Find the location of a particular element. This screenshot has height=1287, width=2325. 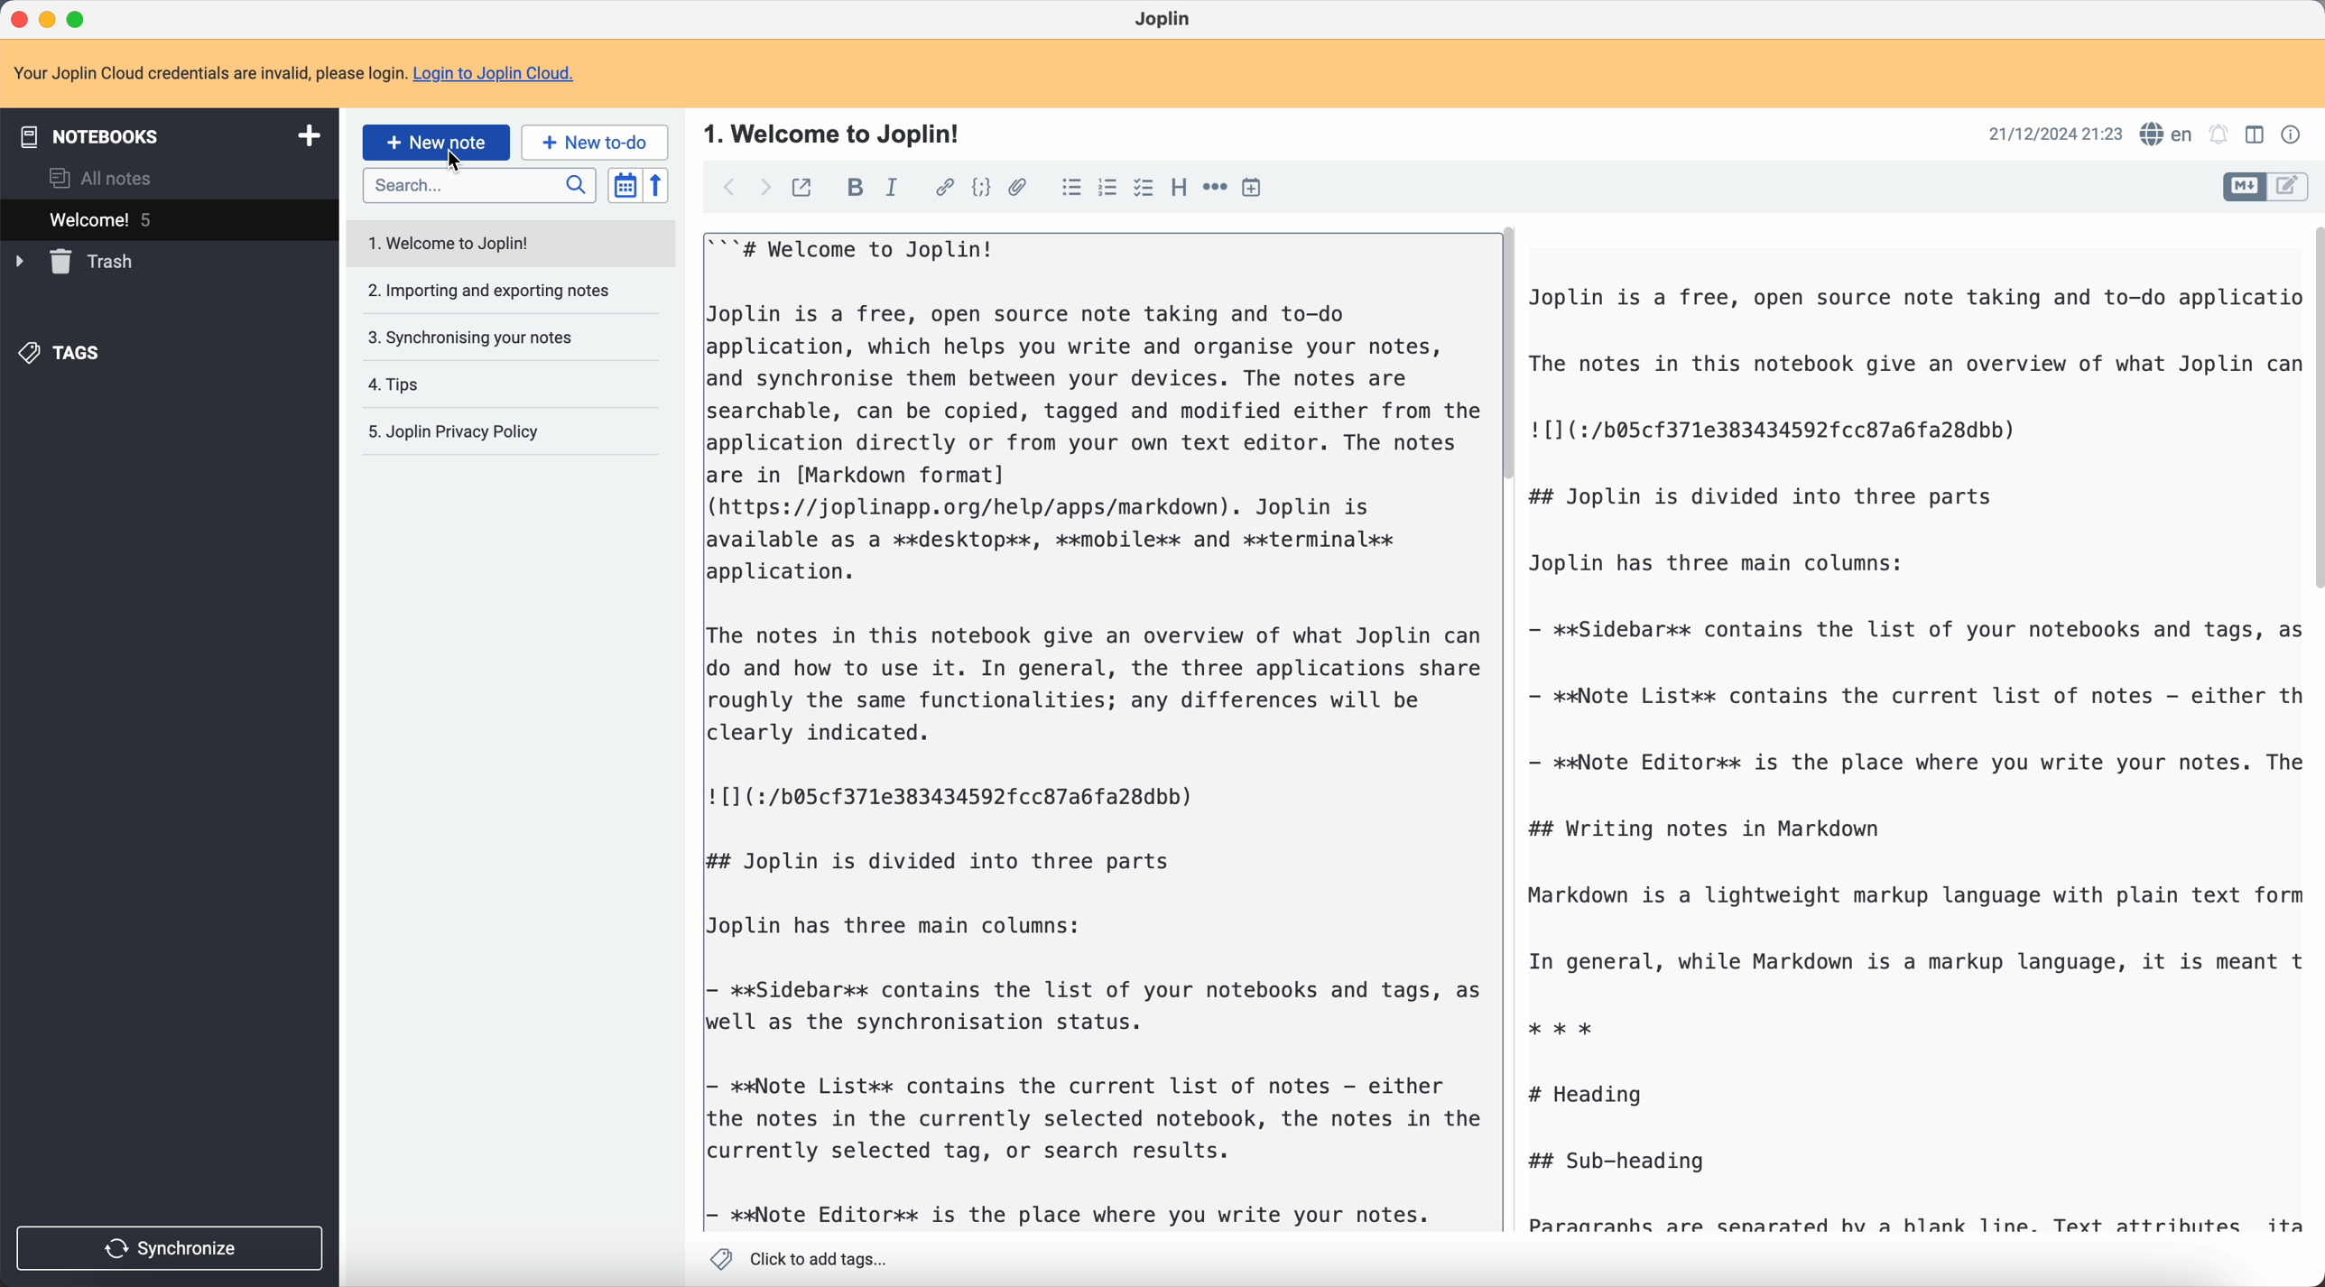

heading is located at coordinates (1179, 189).